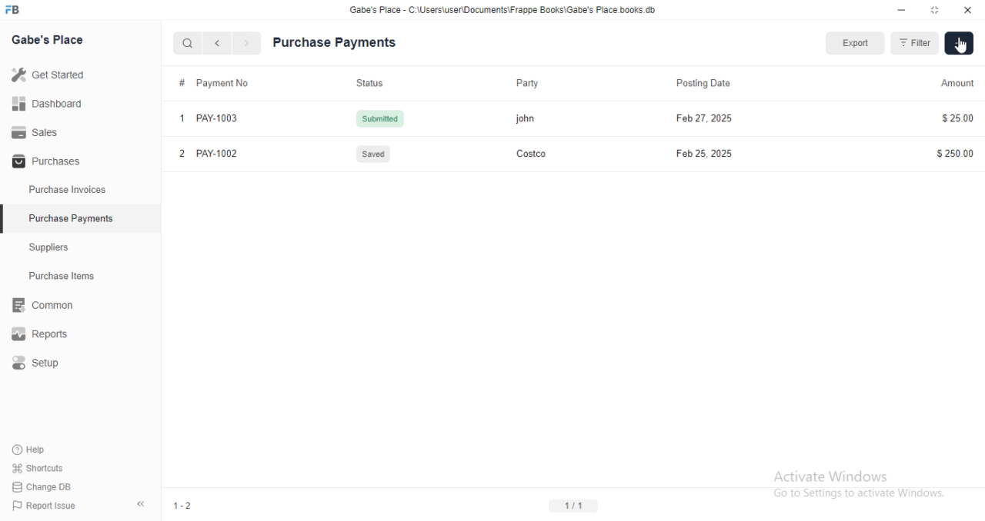 This screenshot has width=985, height=521. I want to click on Add , so click(959, 44).